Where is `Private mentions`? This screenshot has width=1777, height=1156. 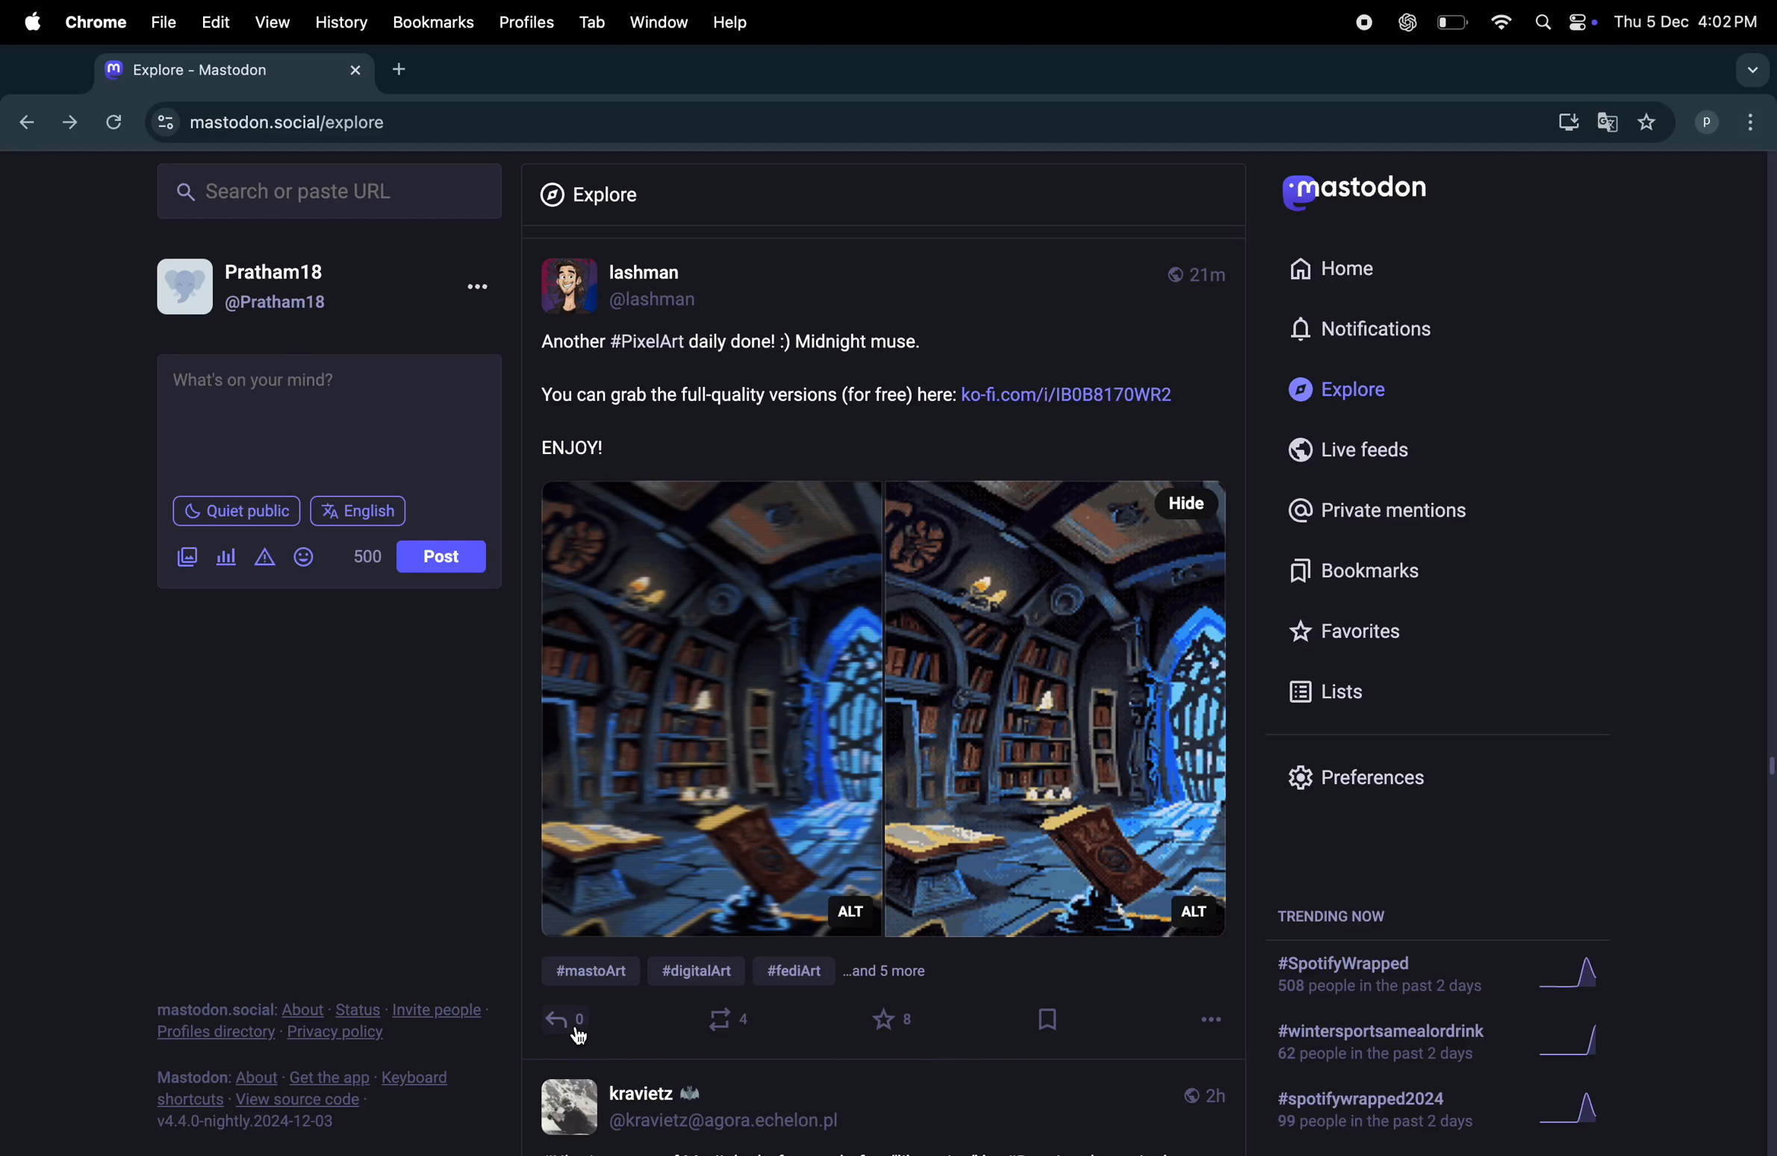
Private mentions is located at coordinates (1378, 509).